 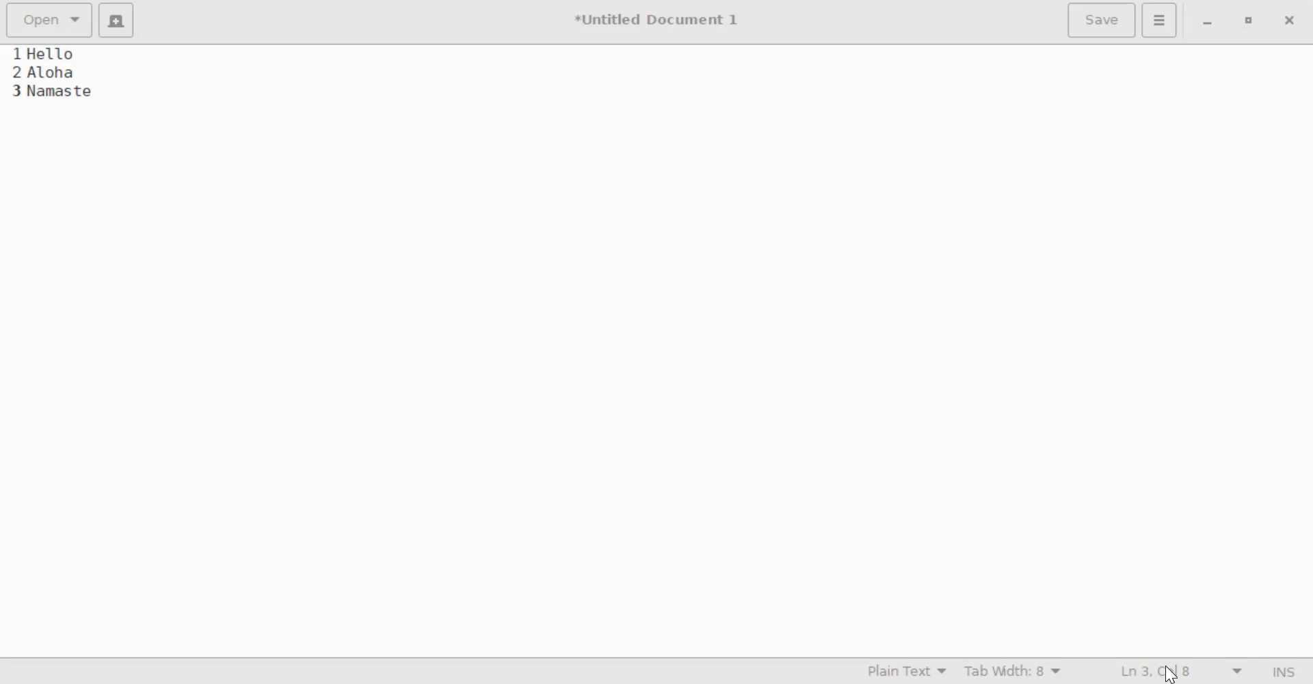 What do you see at coordinates (1019, 671) in the screenshot?
I see `Tab Width: 8` at bounding box center [1019, 671].